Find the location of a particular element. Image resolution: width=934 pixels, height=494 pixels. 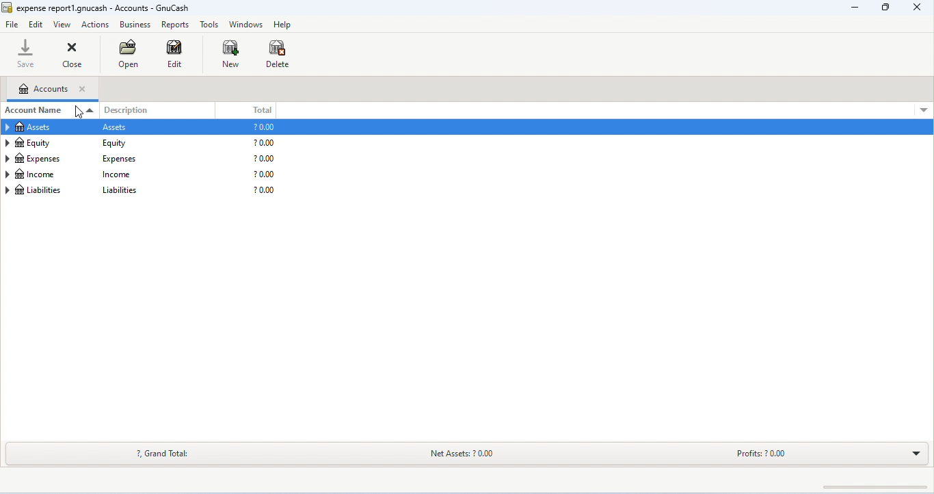

expenses is located at coordinates (38, 159).